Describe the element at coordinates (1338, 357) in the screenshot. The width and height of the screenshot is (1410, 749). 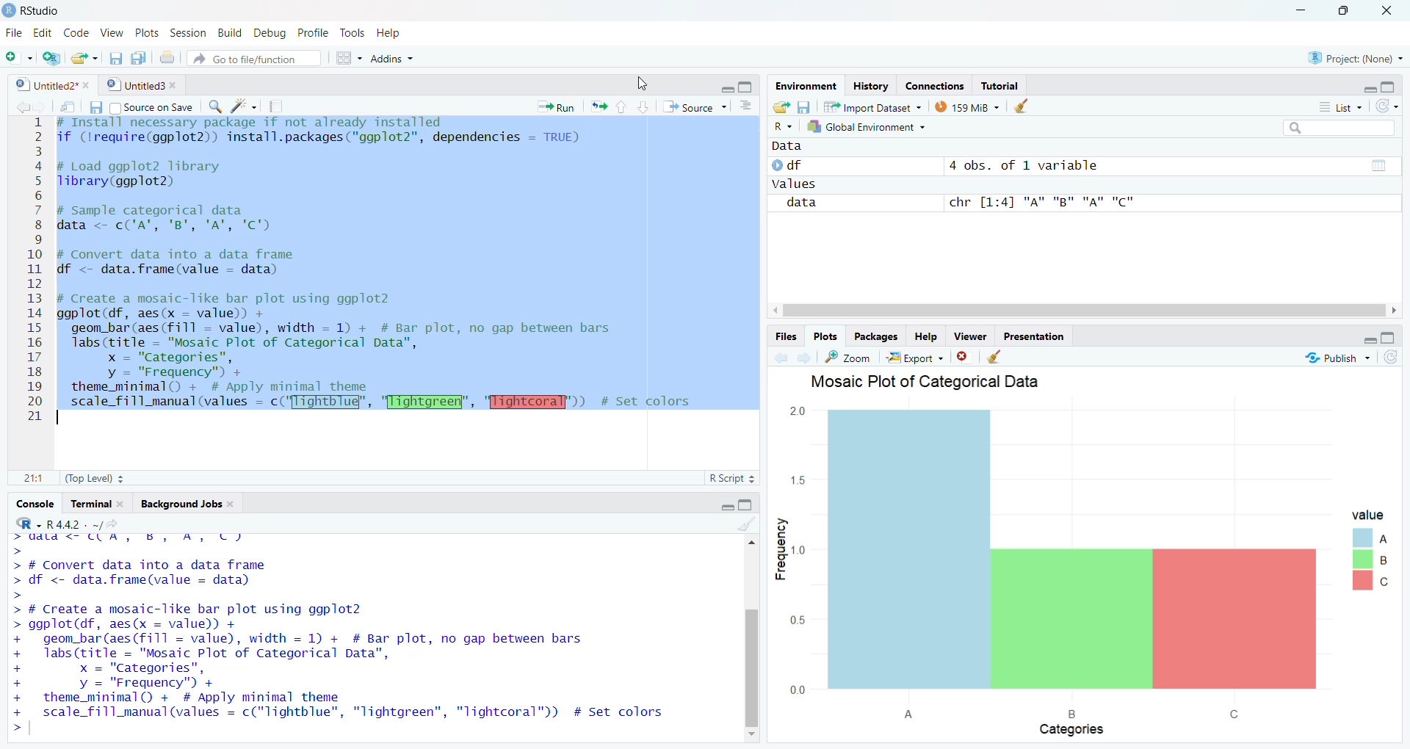
I see `Publish` at that location.